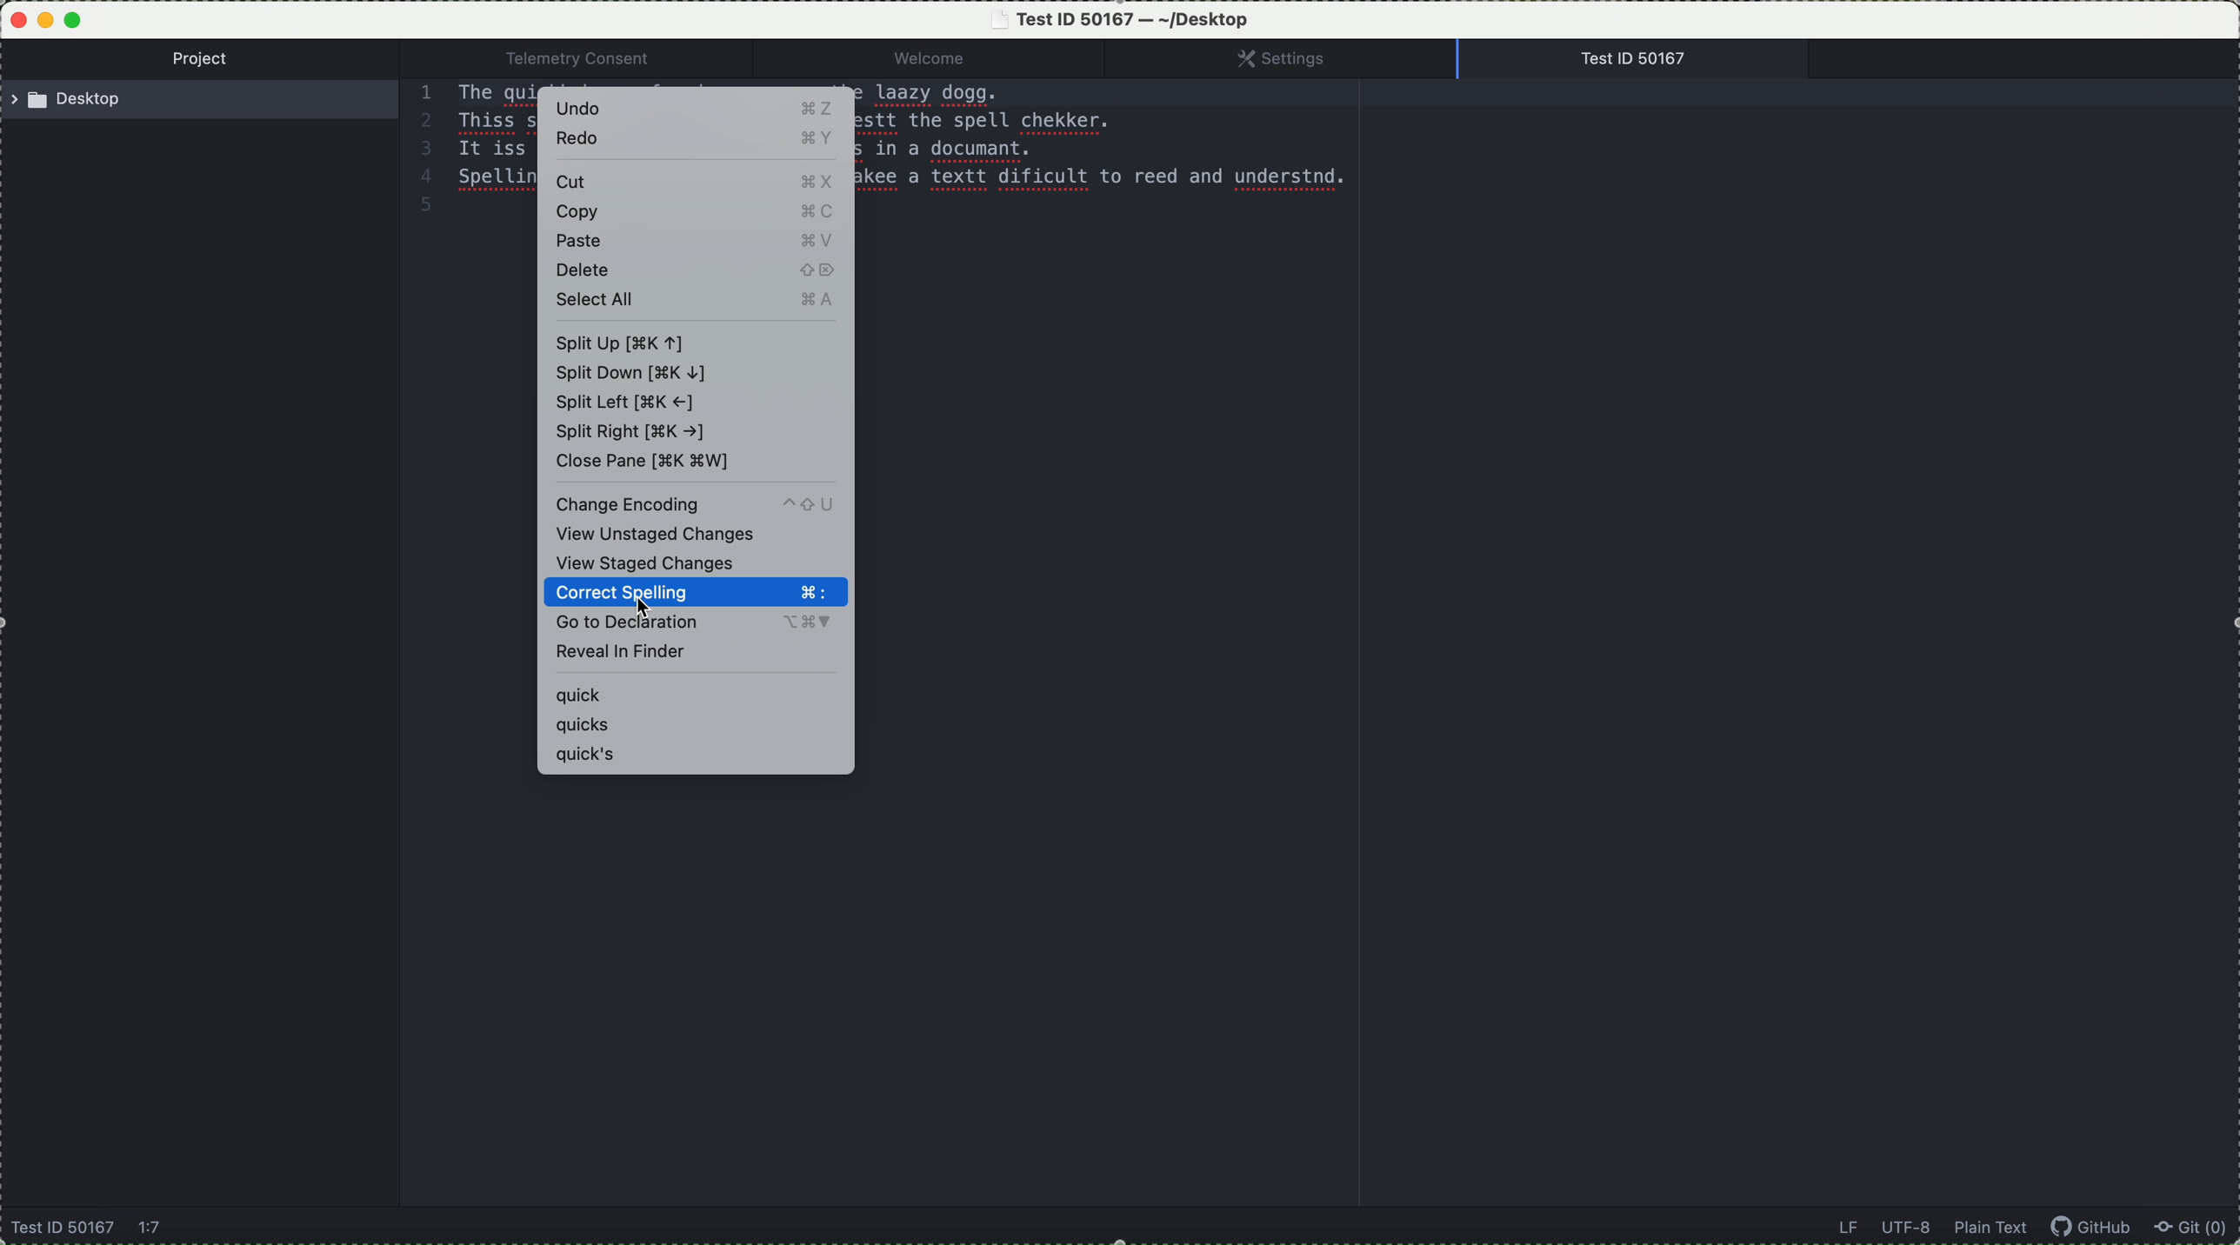 The height and width of the screenshot is (1245, 2240). Describe the element at coordinates (586, 727) in the screenshot. I see `quicks` at that location.